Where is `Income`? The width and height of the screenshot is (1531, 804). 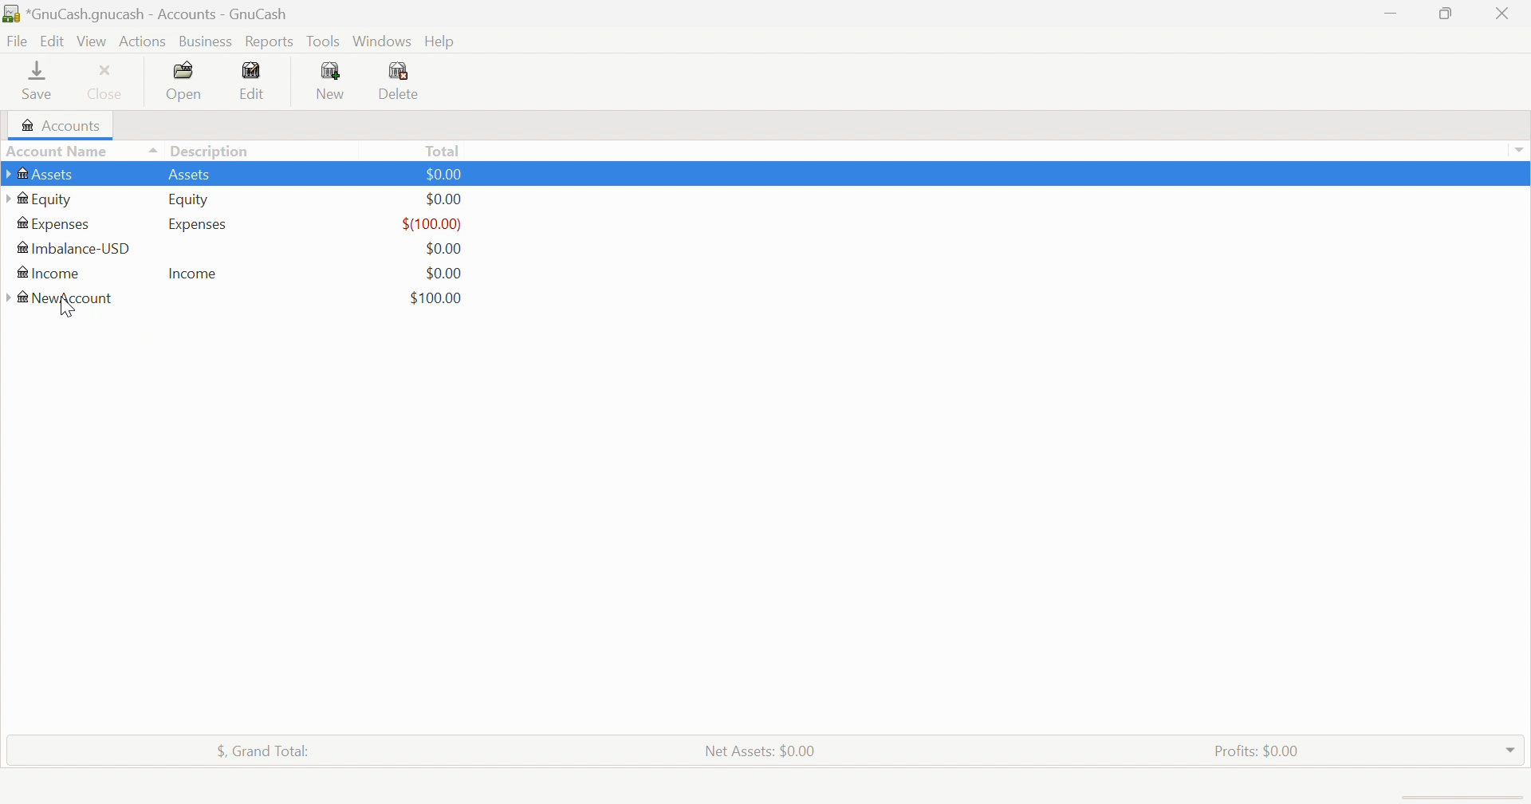
Income is located at coordinates (193, 272).